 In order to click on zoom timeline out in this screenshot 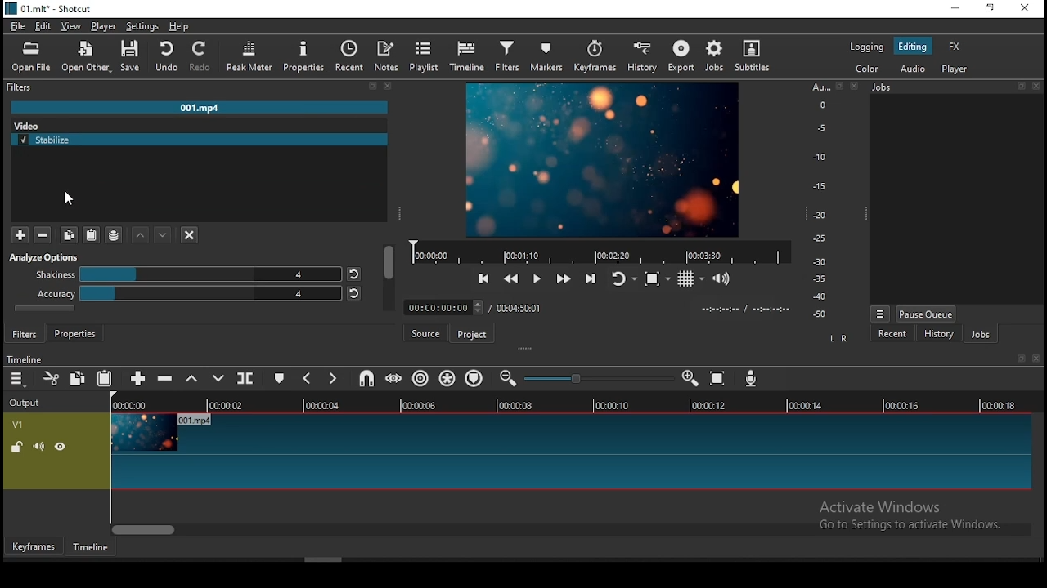, I will do `click(511, 379)`.